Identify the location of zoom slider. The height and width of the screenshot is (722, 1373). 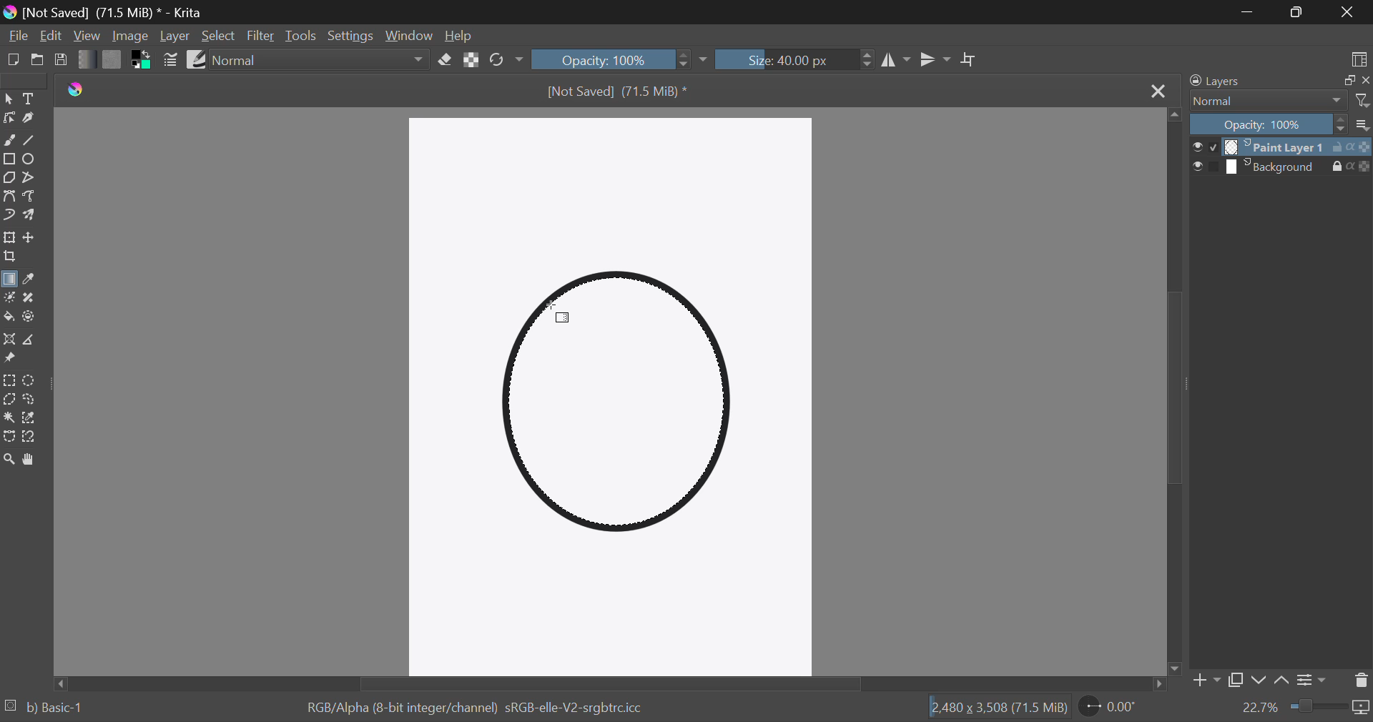
(1319, 705).